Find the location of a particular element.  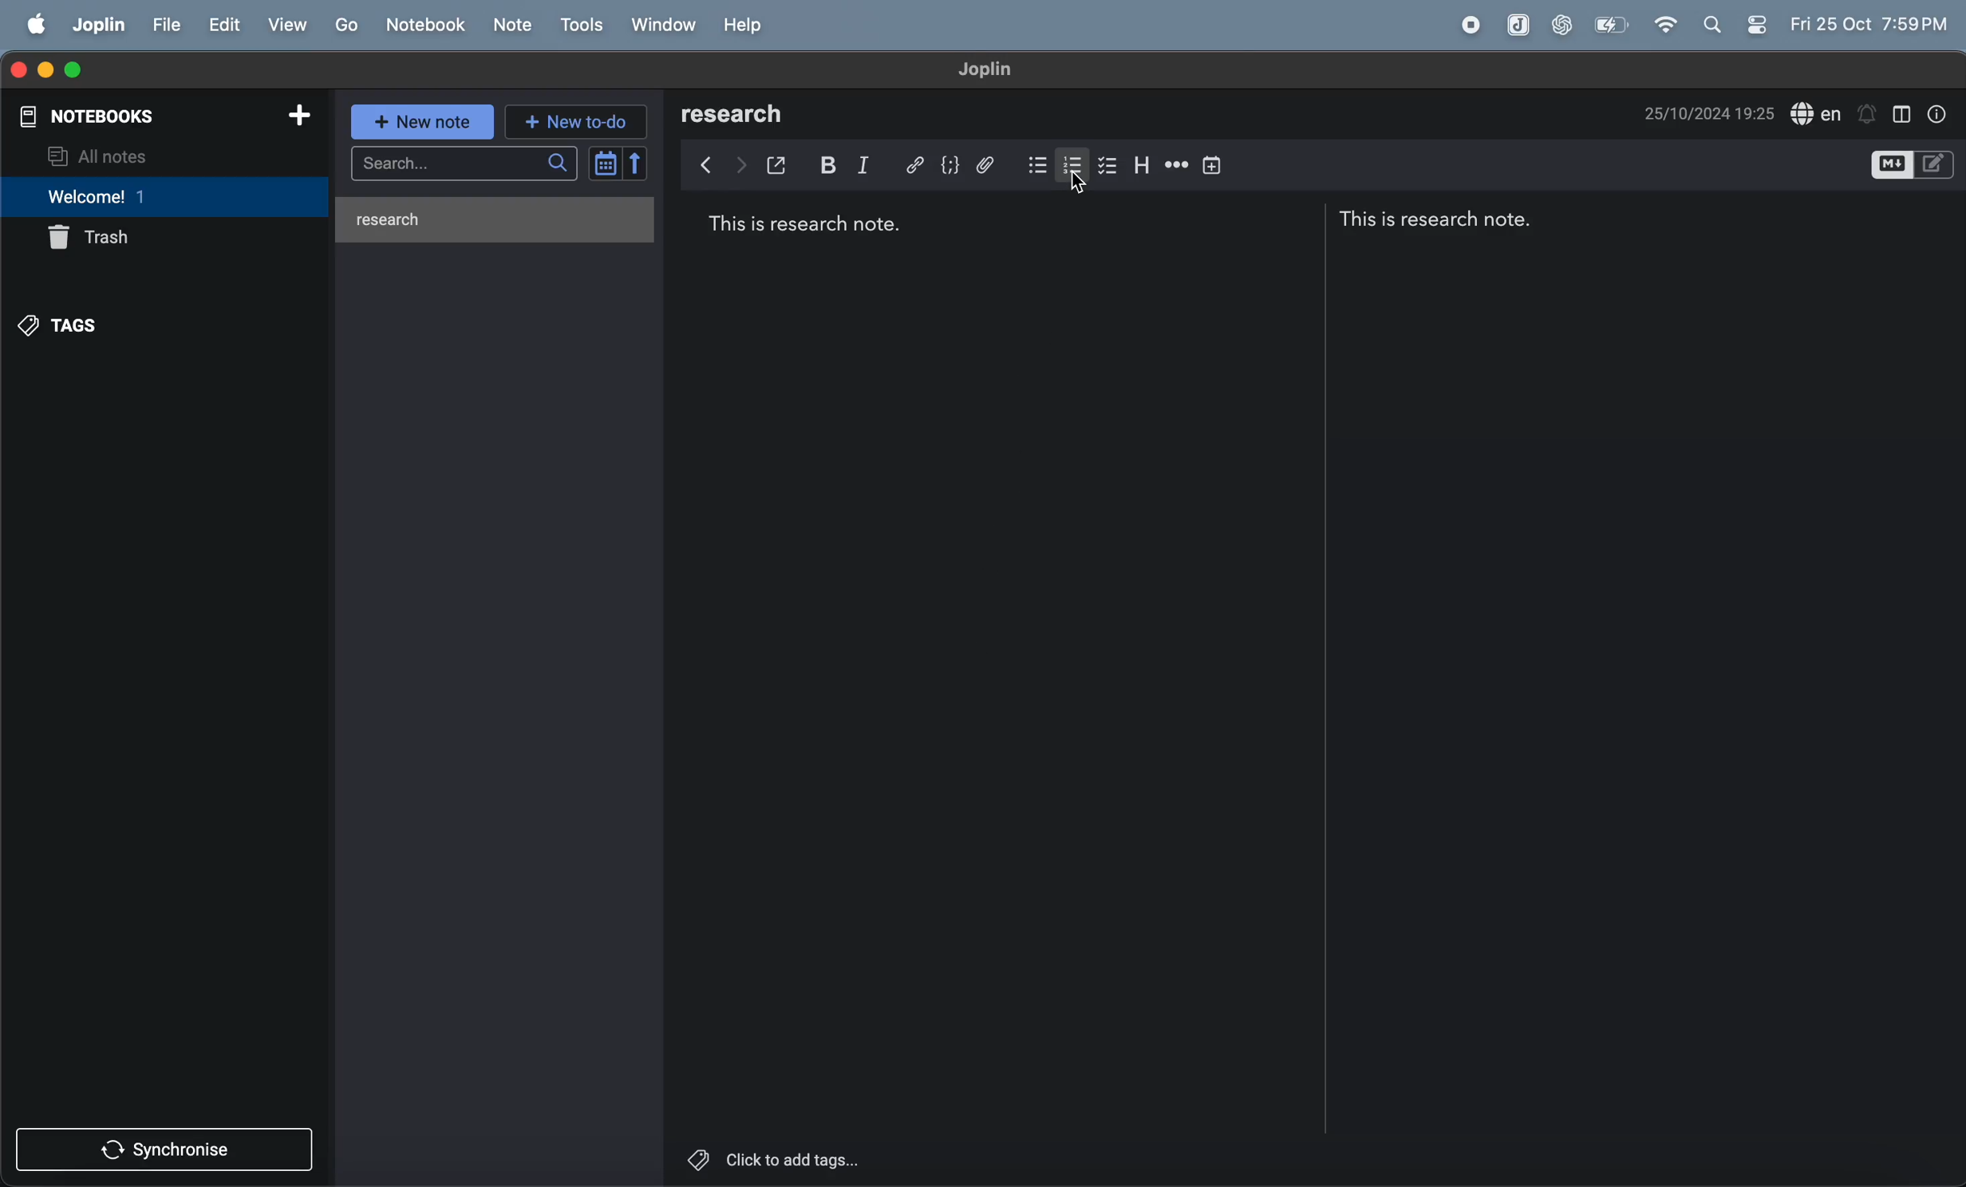

Fri 25 Oct 7:59PM is located at coordinates (1863, 20).